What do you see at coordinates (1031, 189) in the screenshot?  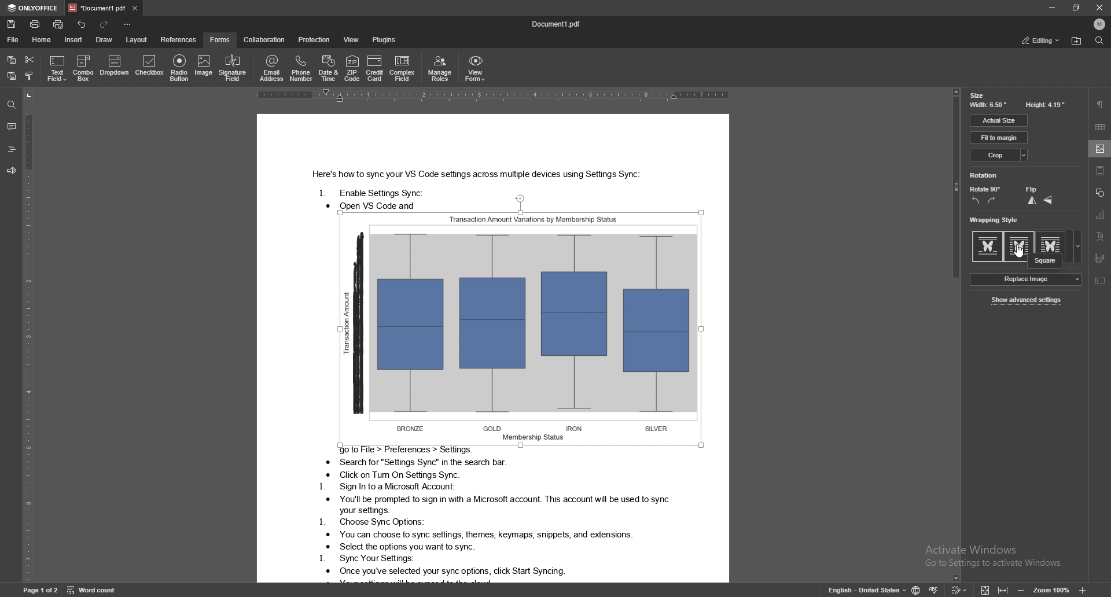 I see `flip` at bounding box center [1031, 189].